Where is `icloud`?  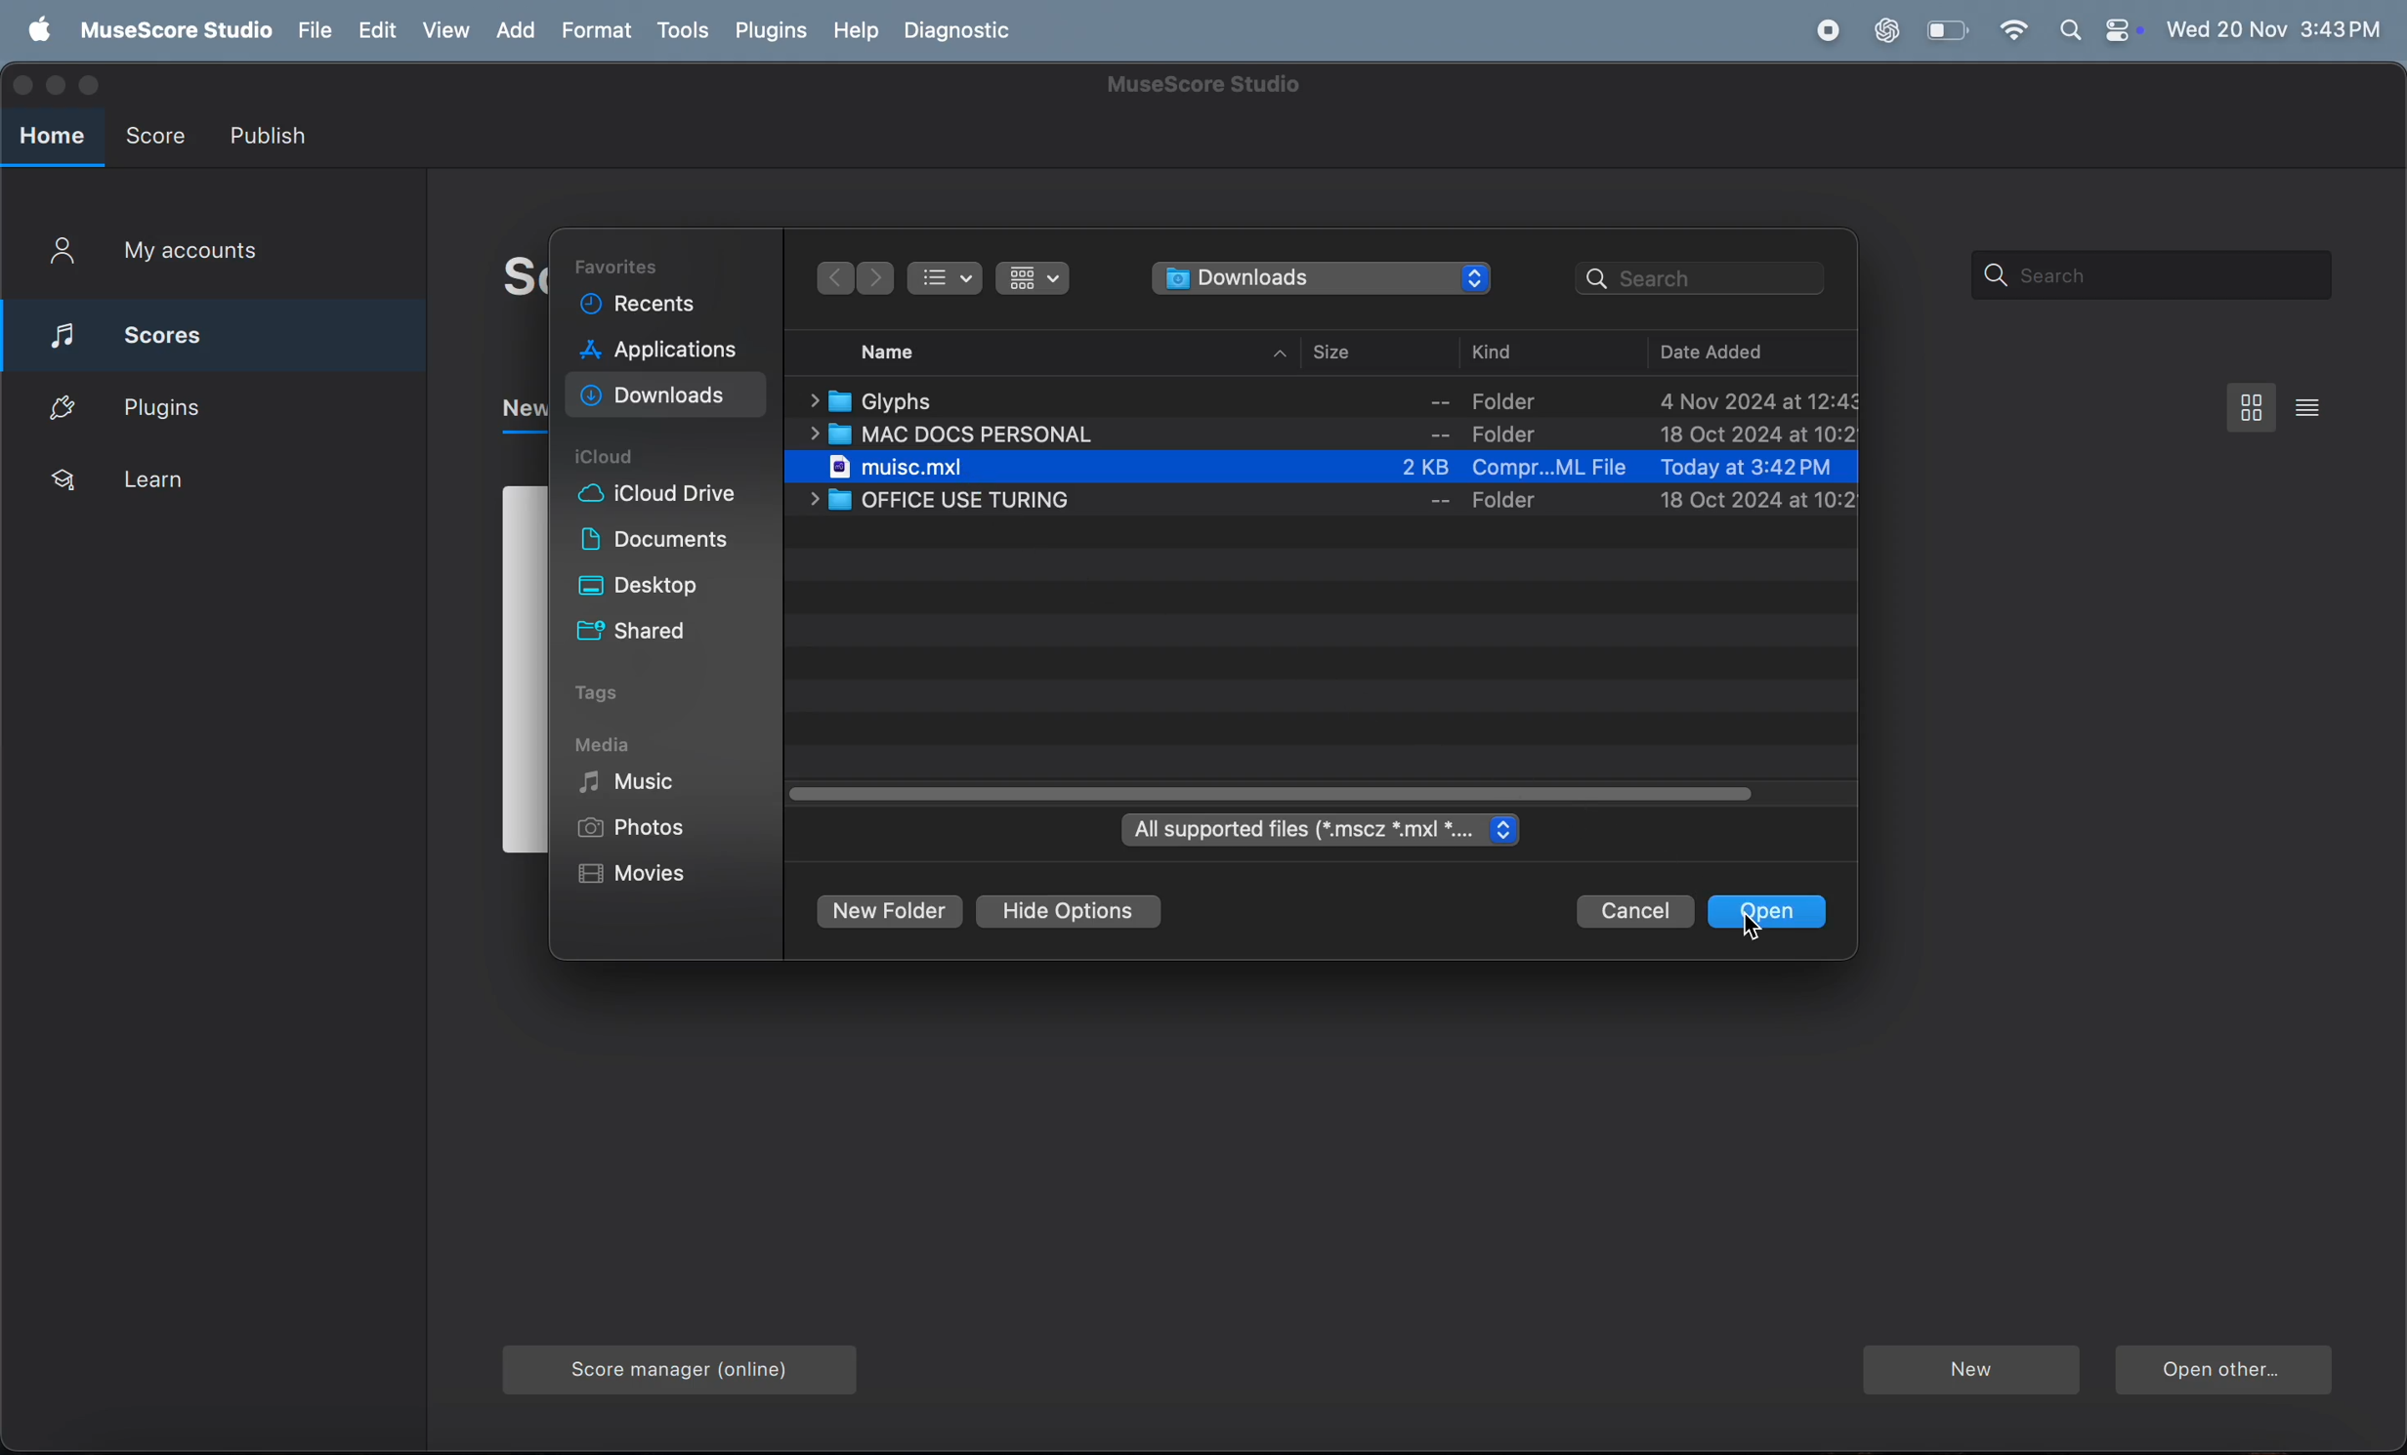 icloud is located at coordinates (615, 458).